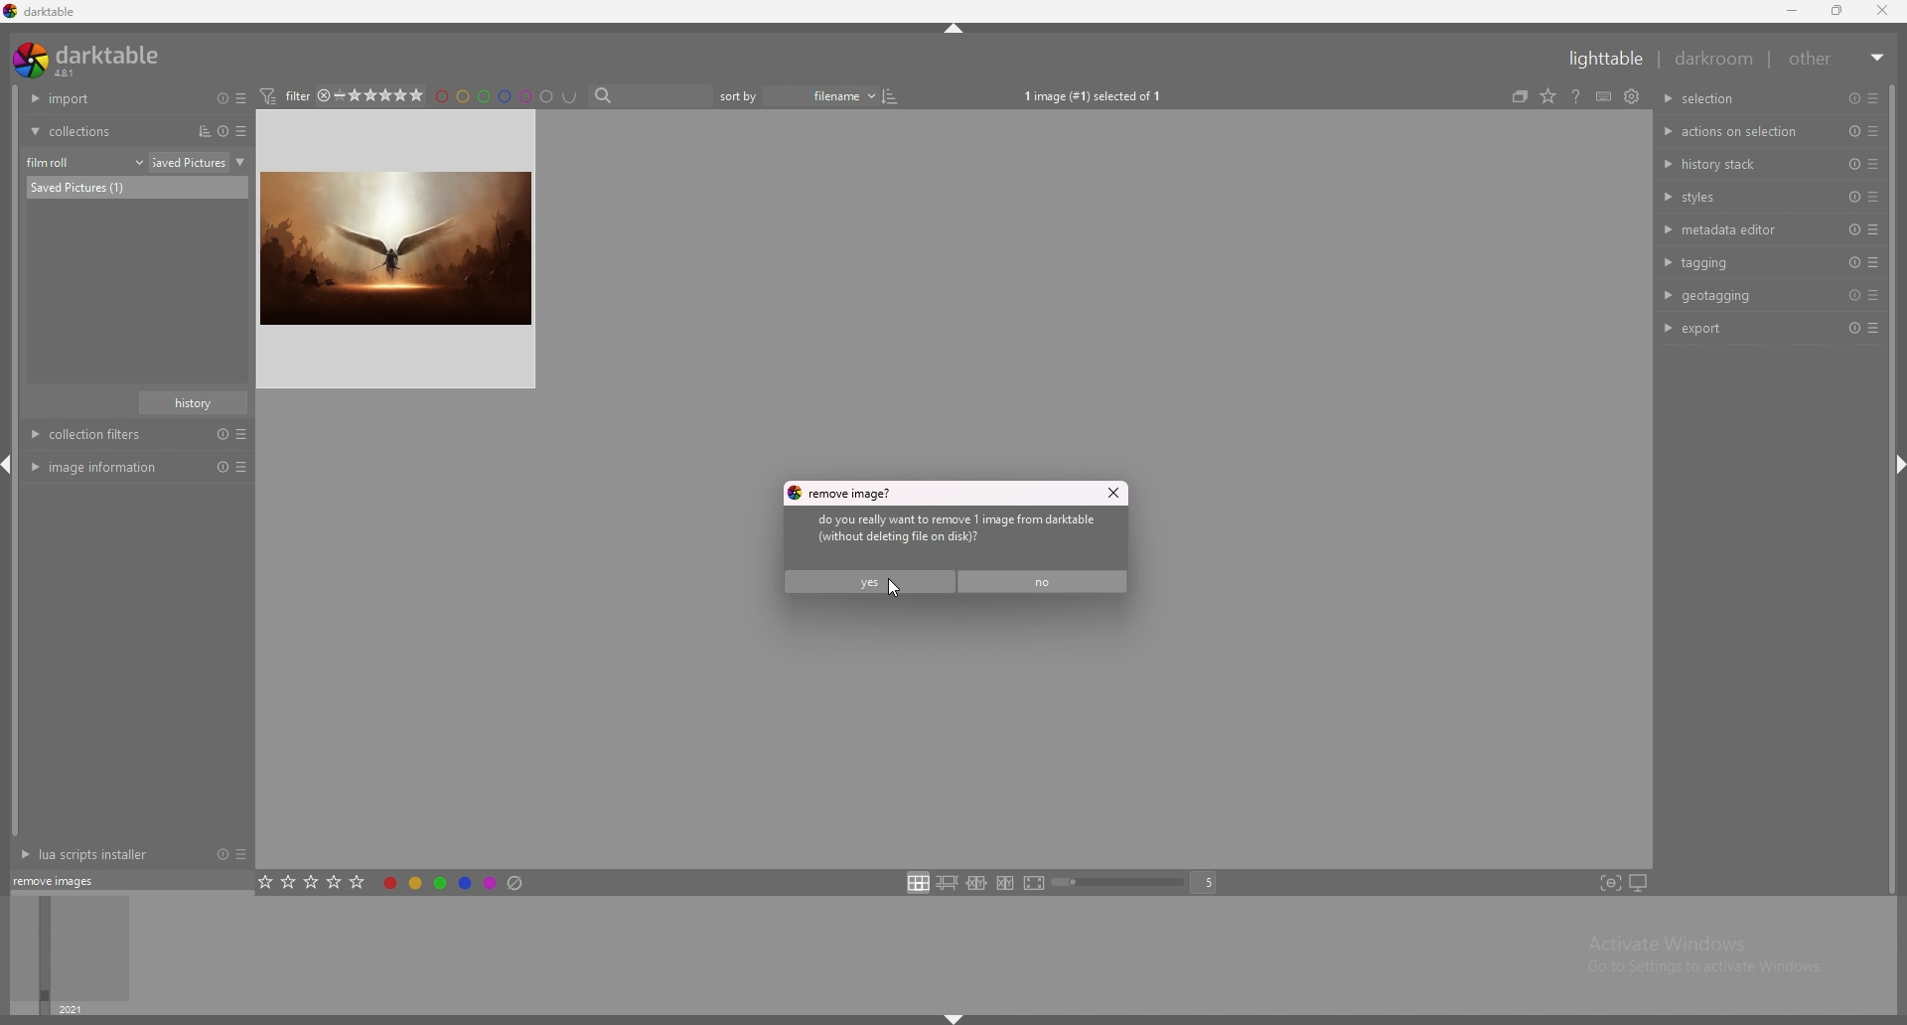 This screenshot has height=1025, width=1907. I want to click on history stack, so click(1738, 163).